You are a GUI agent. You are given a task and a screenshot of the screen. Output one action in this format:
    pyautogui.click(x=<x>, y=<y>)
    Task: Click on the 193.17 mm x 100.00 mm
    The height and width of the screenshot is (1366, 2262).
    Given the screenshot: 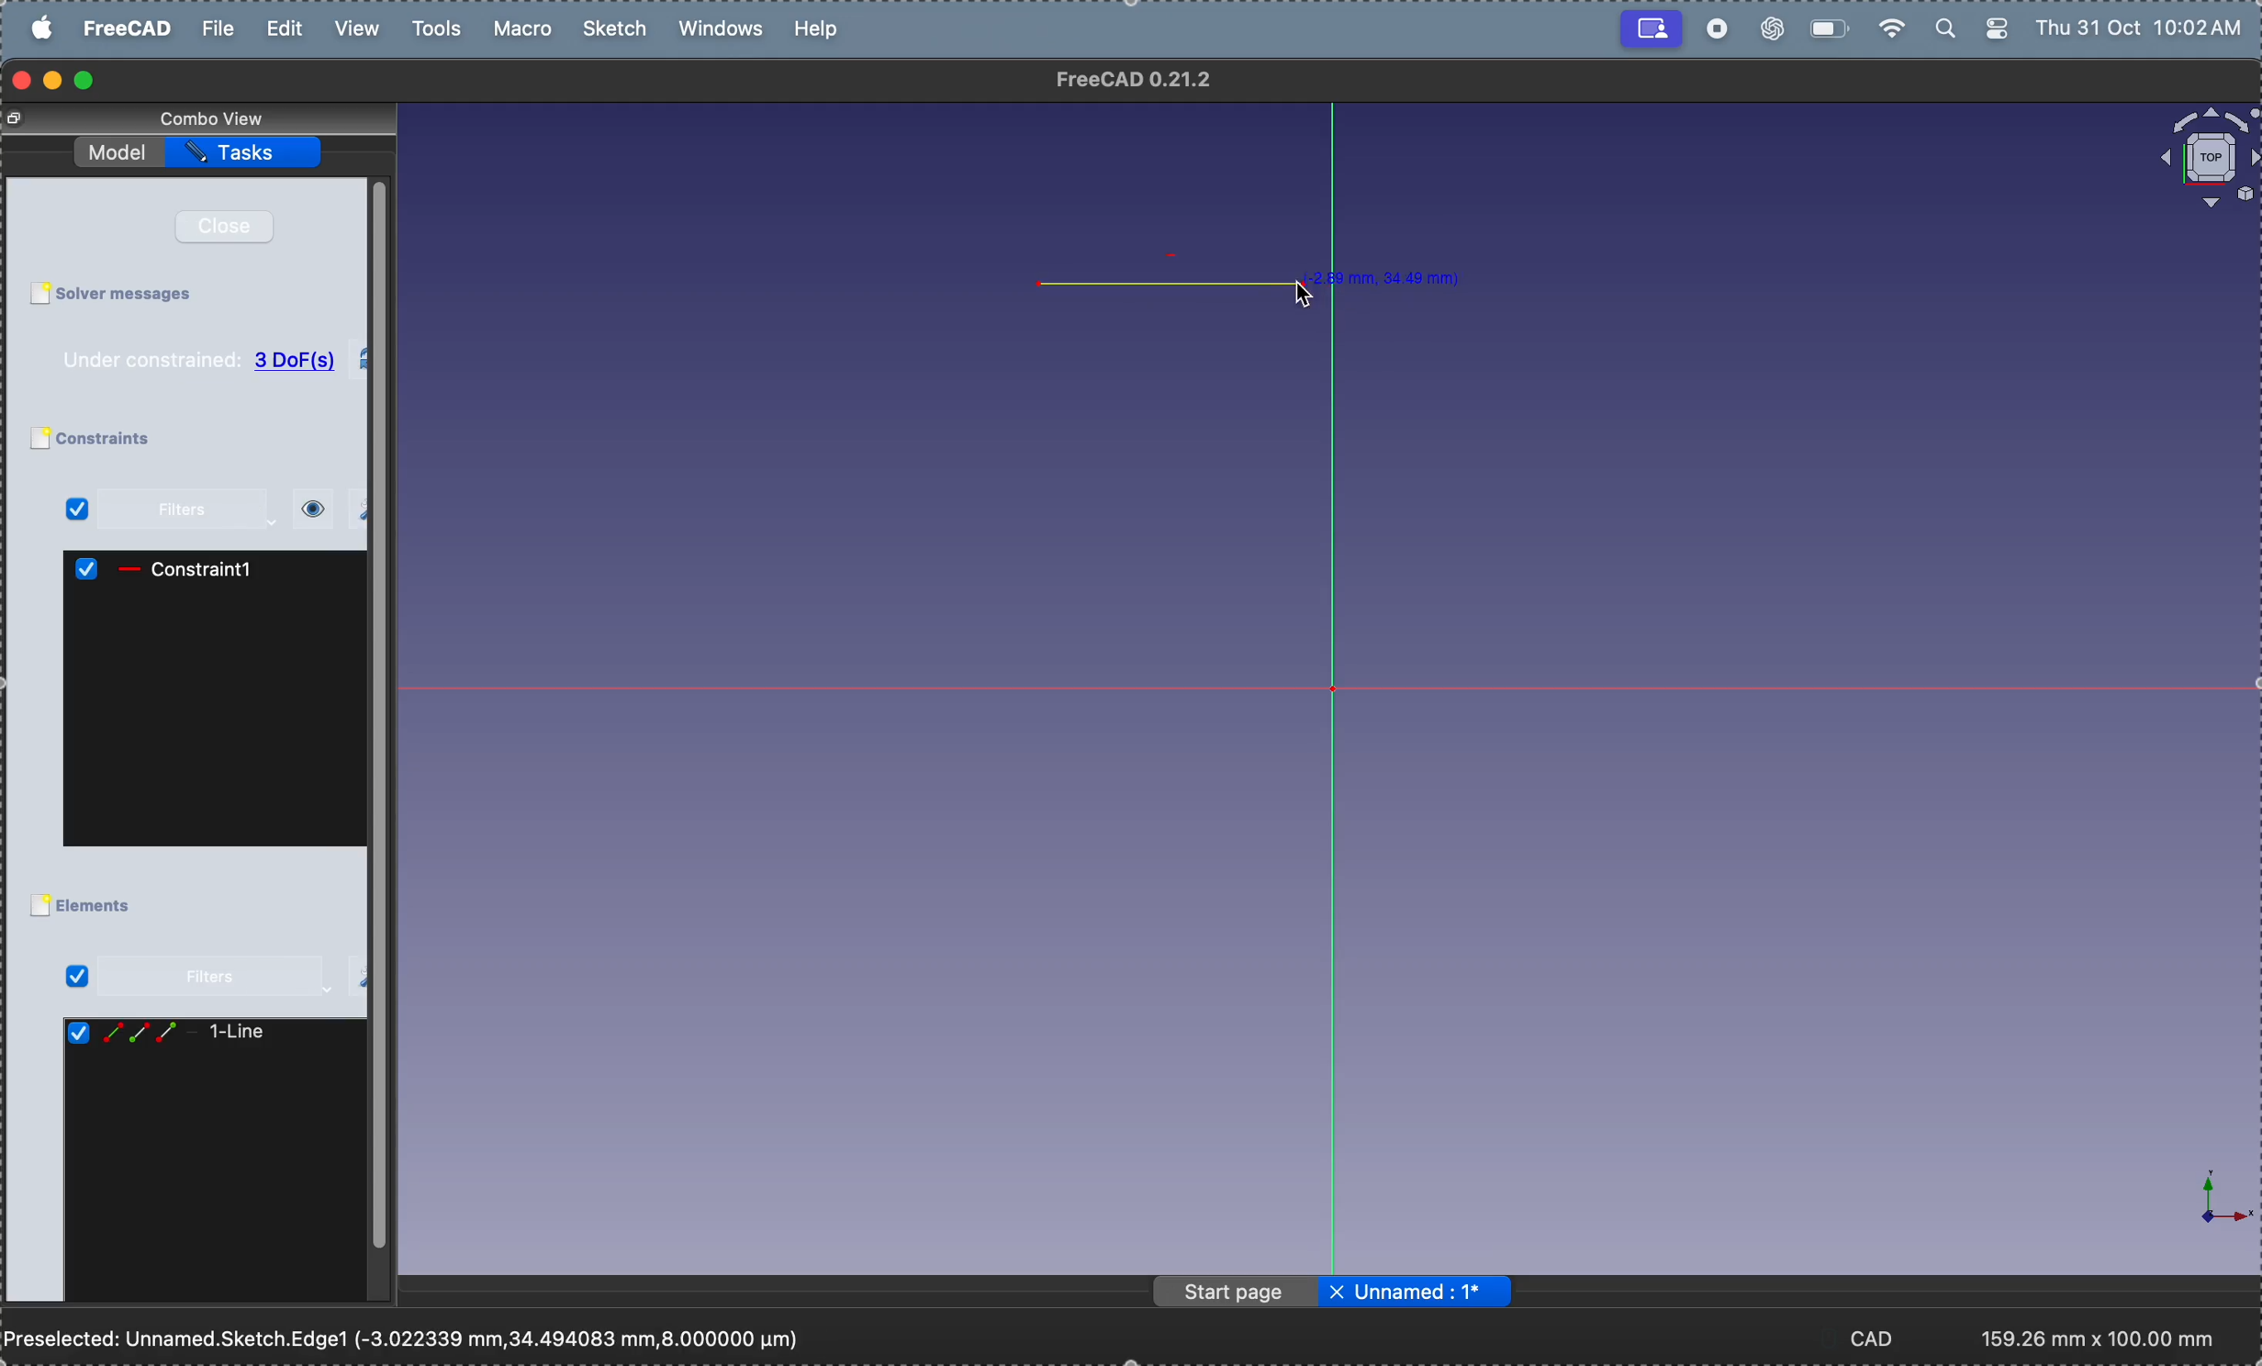 What is the action you would take?
    pyautogui.click(x=2100, y=1338)
    